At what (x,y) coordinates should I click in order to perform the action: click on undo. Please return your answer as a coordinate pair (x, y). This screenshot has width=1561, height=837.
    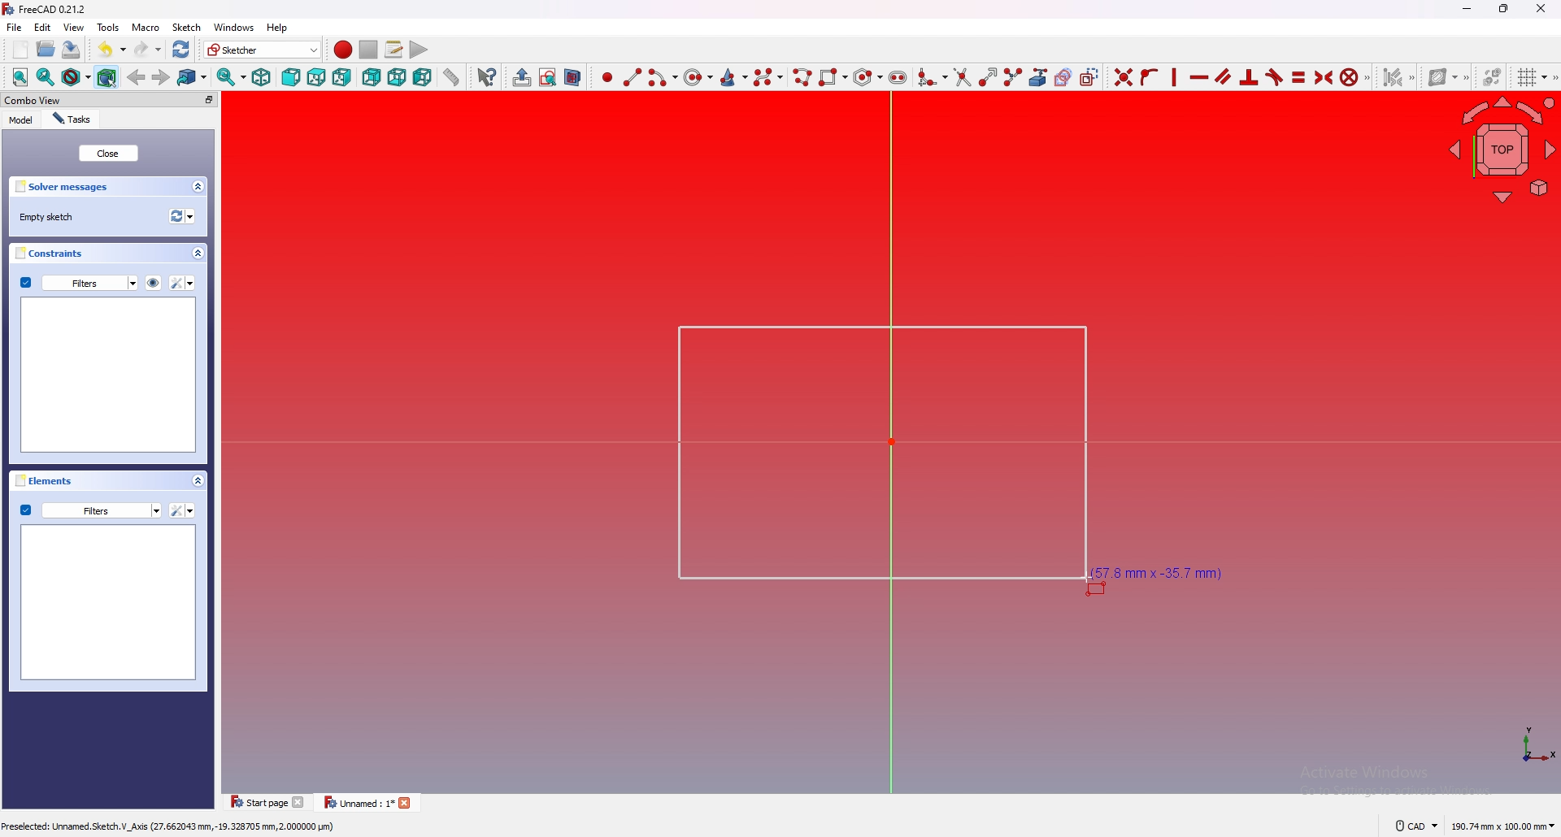
    Looking at the image, I should click on (112, 49).